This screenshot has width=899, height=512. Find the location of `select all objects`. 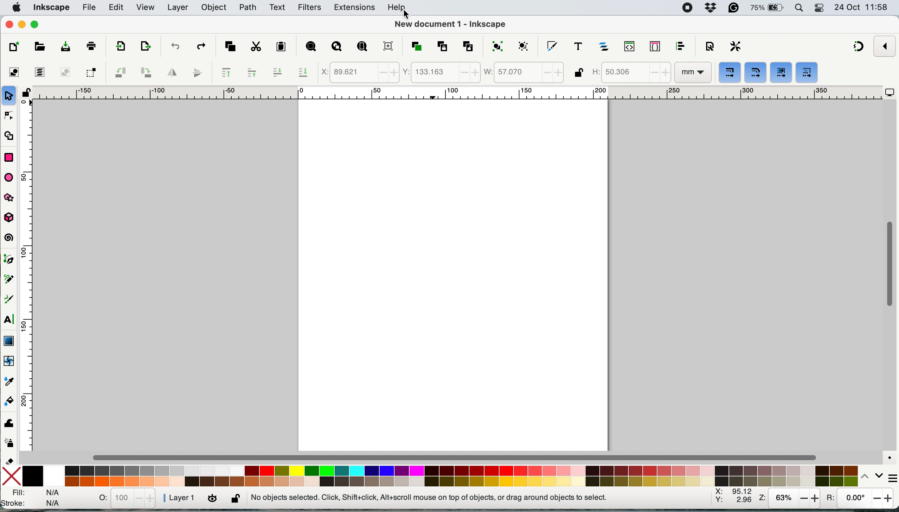

select all objects is located at coordinates (13, 72).